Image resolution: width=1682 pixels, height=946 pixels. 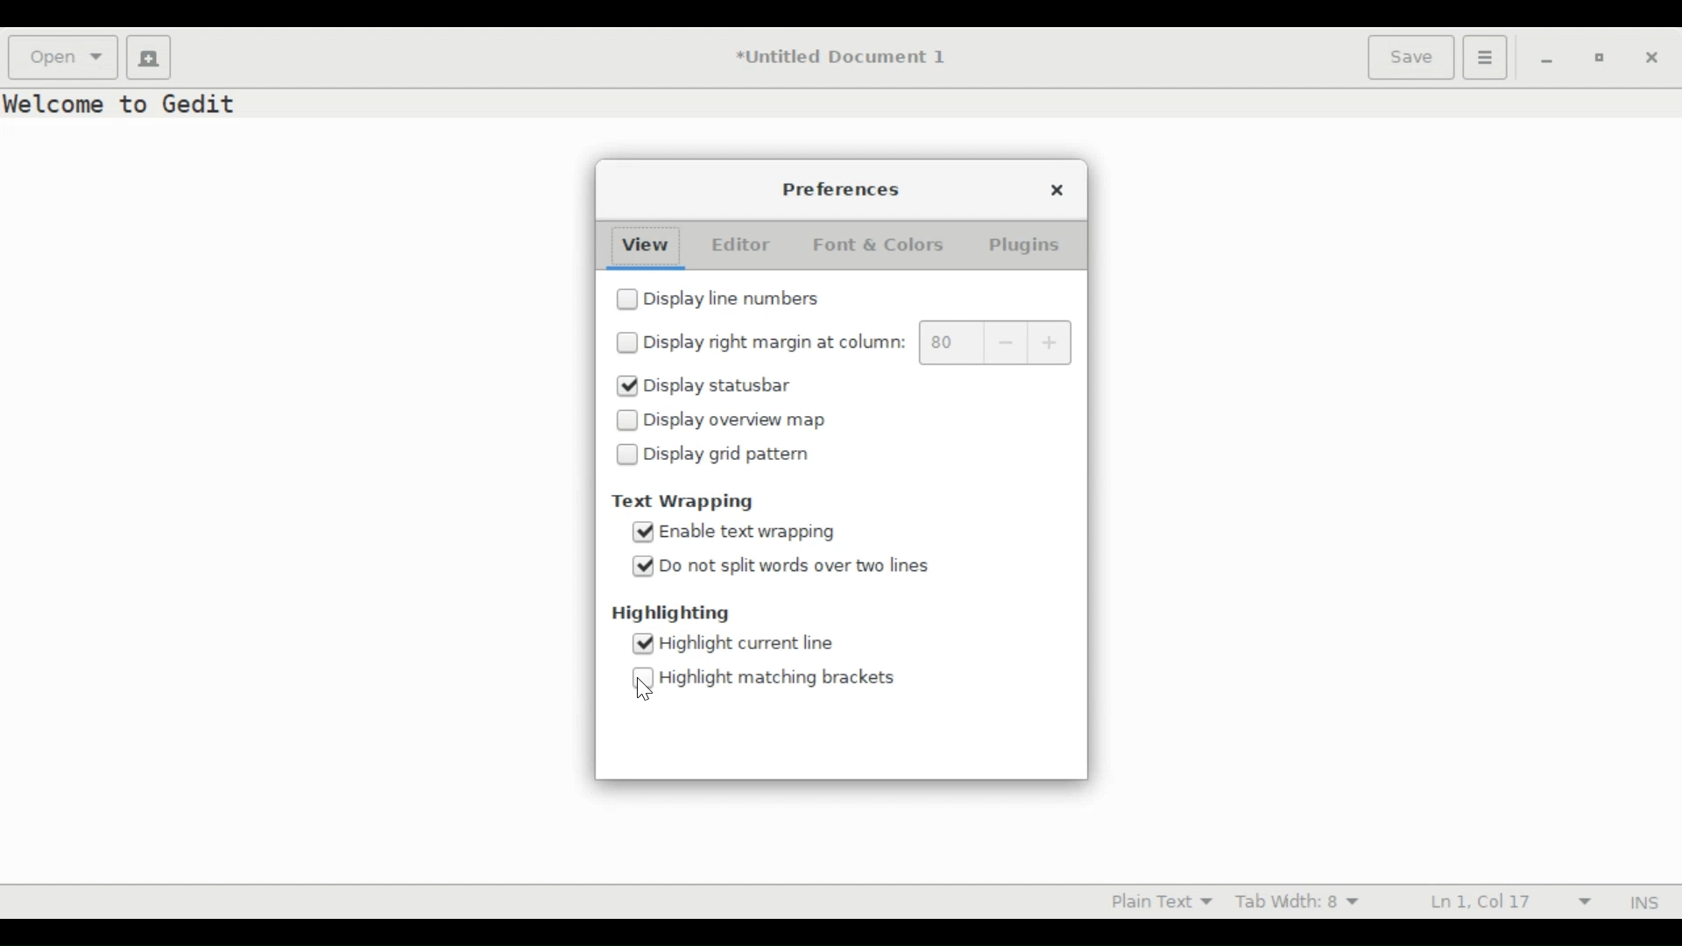 What do you see at coordinates (817, 567) in the screenshot?
I see ` Do not split words over two lines` at bounding box center [817, 567].